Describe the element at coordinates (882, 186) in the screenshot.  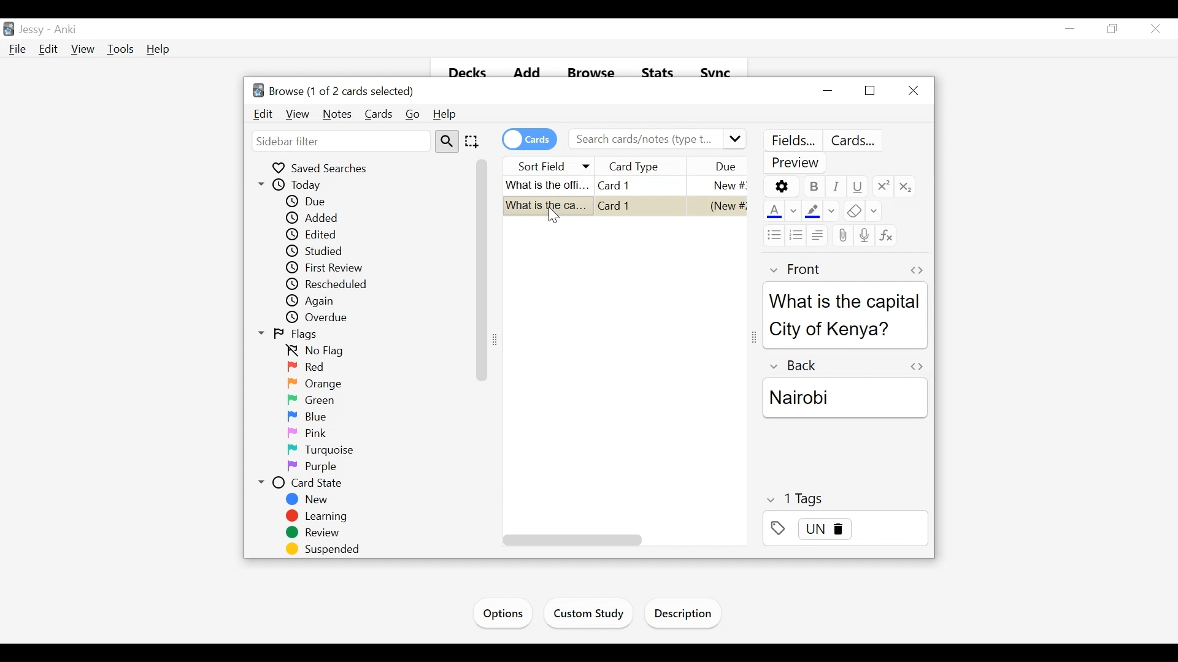
I see `superscipt` at that location.